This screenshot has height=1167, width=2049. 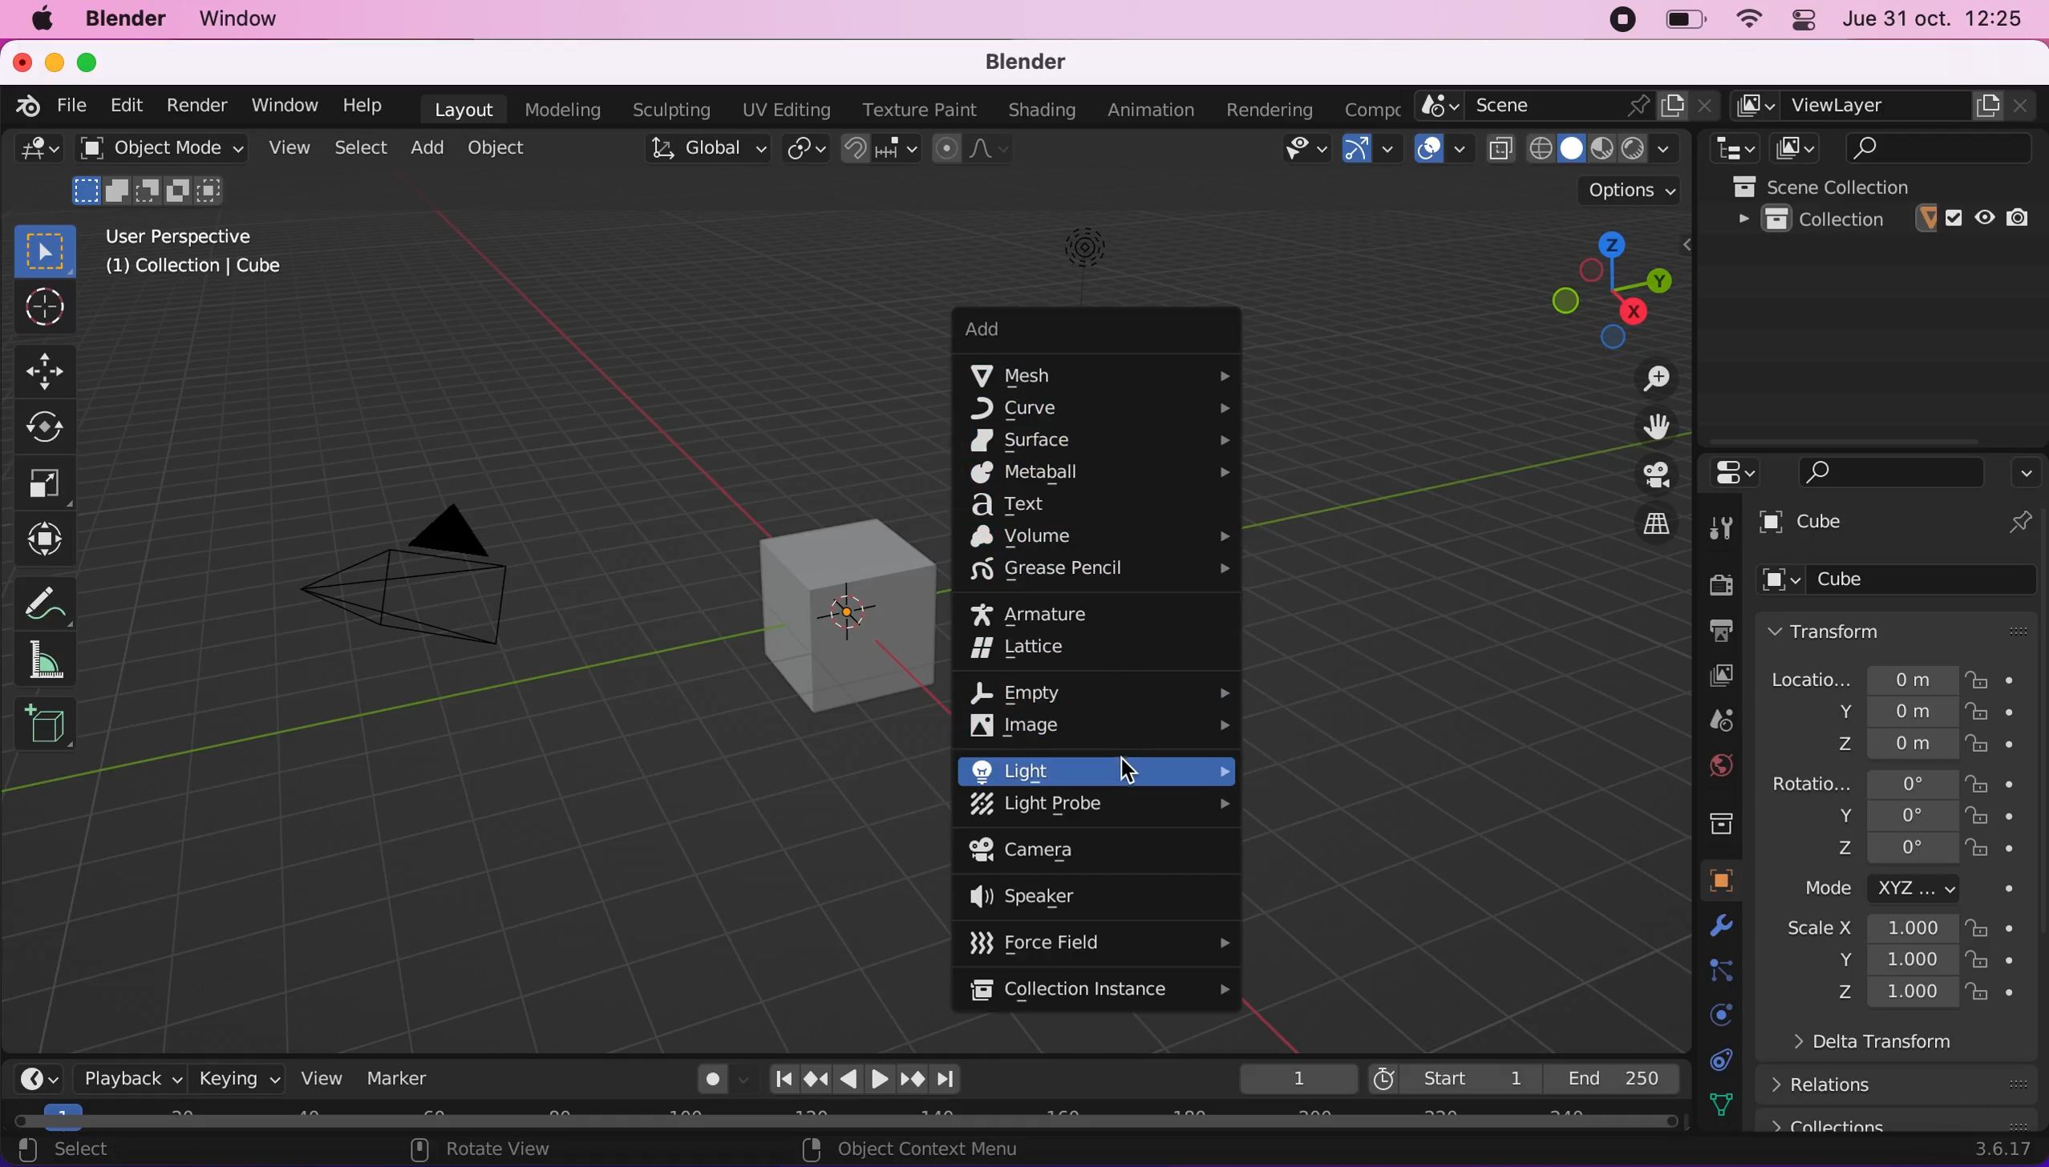 I want to click on view, so click(x=290, y=147).